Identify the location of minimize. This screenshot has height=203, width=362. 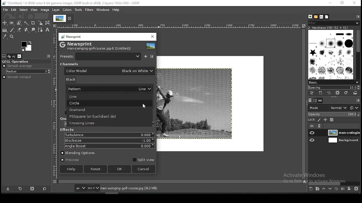
(331, 3).